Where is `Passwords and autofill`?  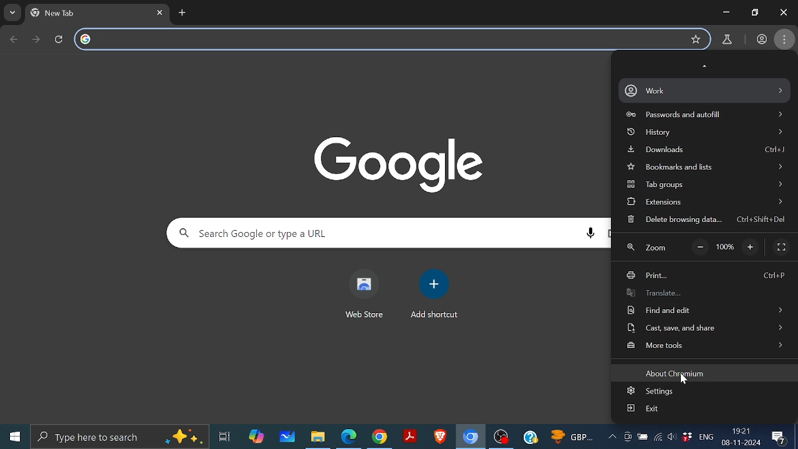
Passwords and autofill is located at coordinates (704, 114).